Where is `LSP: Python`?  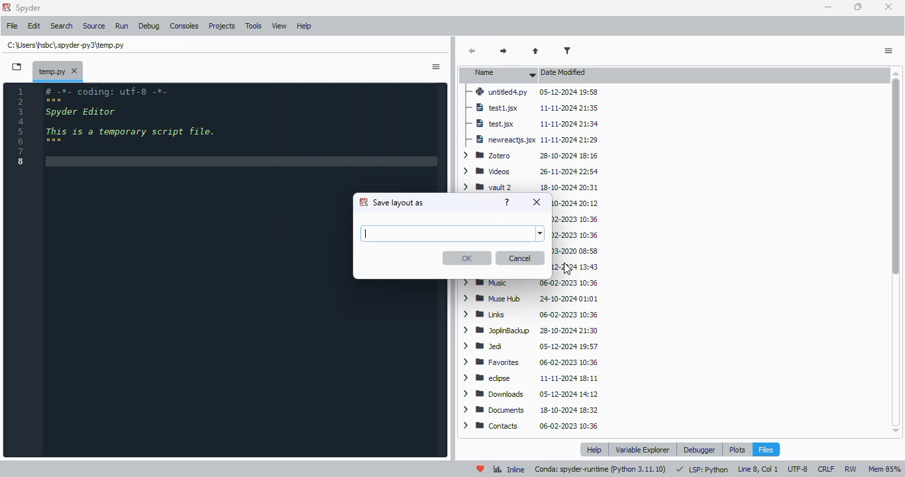 LSP: Python is located at coordinates (702, 469).